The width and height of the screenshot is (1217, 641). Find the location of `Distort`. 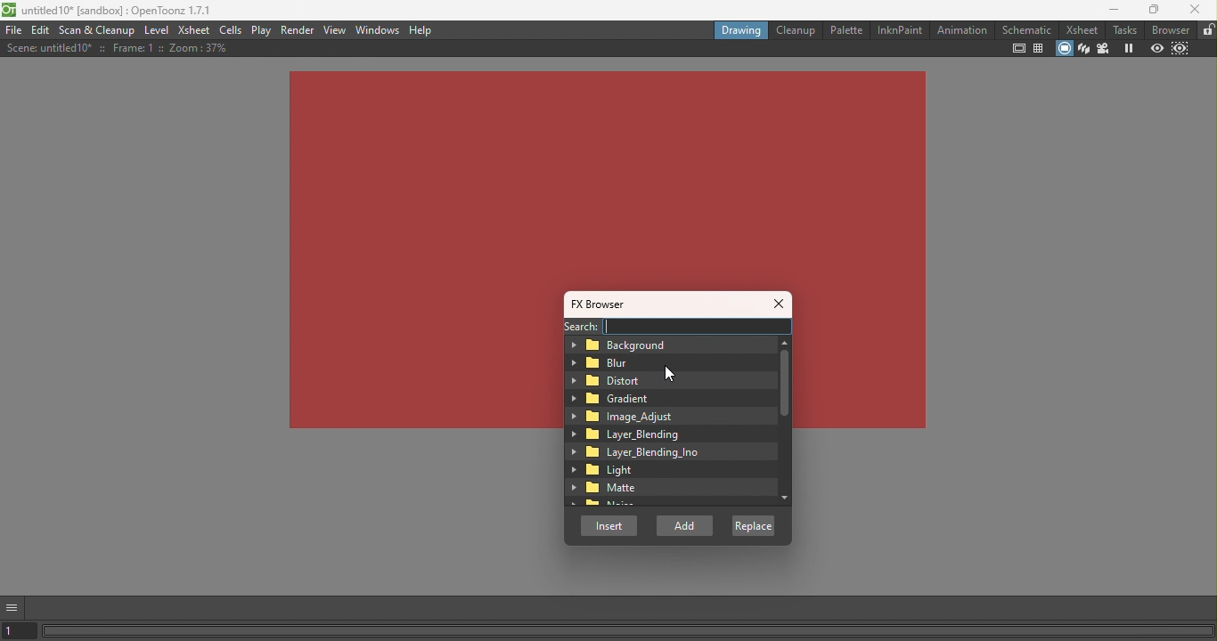

Distort is located at coordinates (611, 379).